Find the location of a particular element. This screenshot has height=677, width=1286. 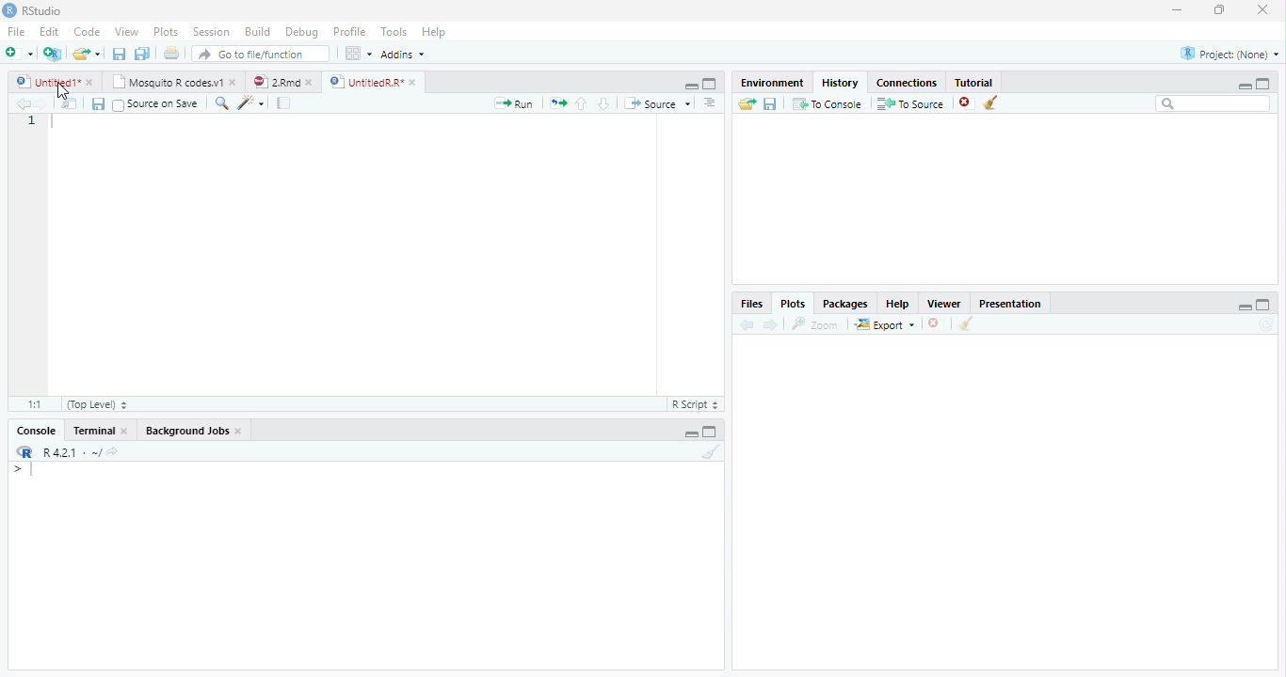

Tutorial is located at coordinates (975, 81).